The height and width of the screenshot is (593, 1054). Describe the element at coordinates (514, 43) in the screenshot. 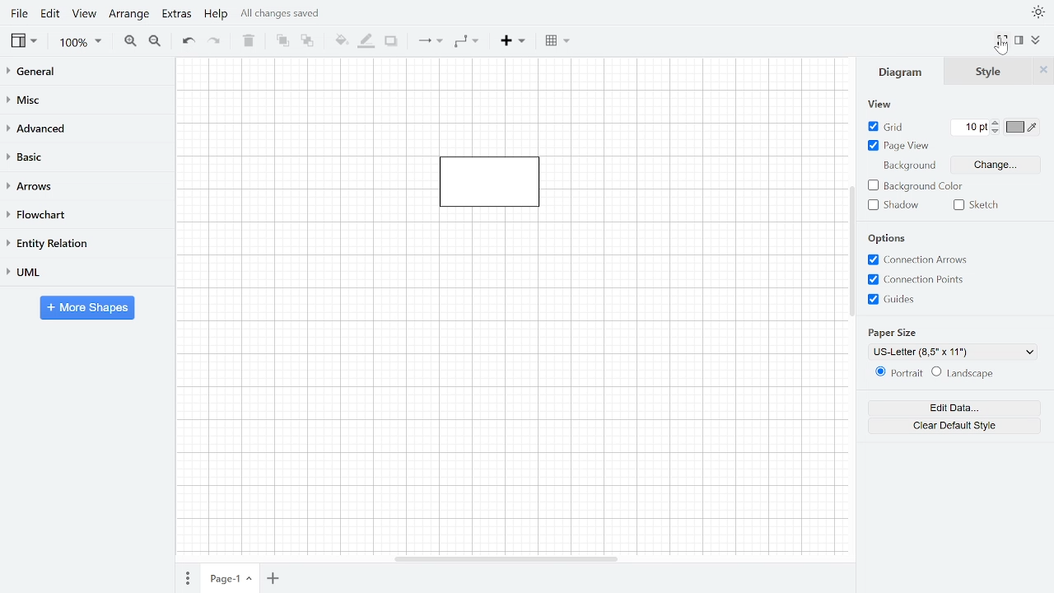

I see `Insert` at that location.